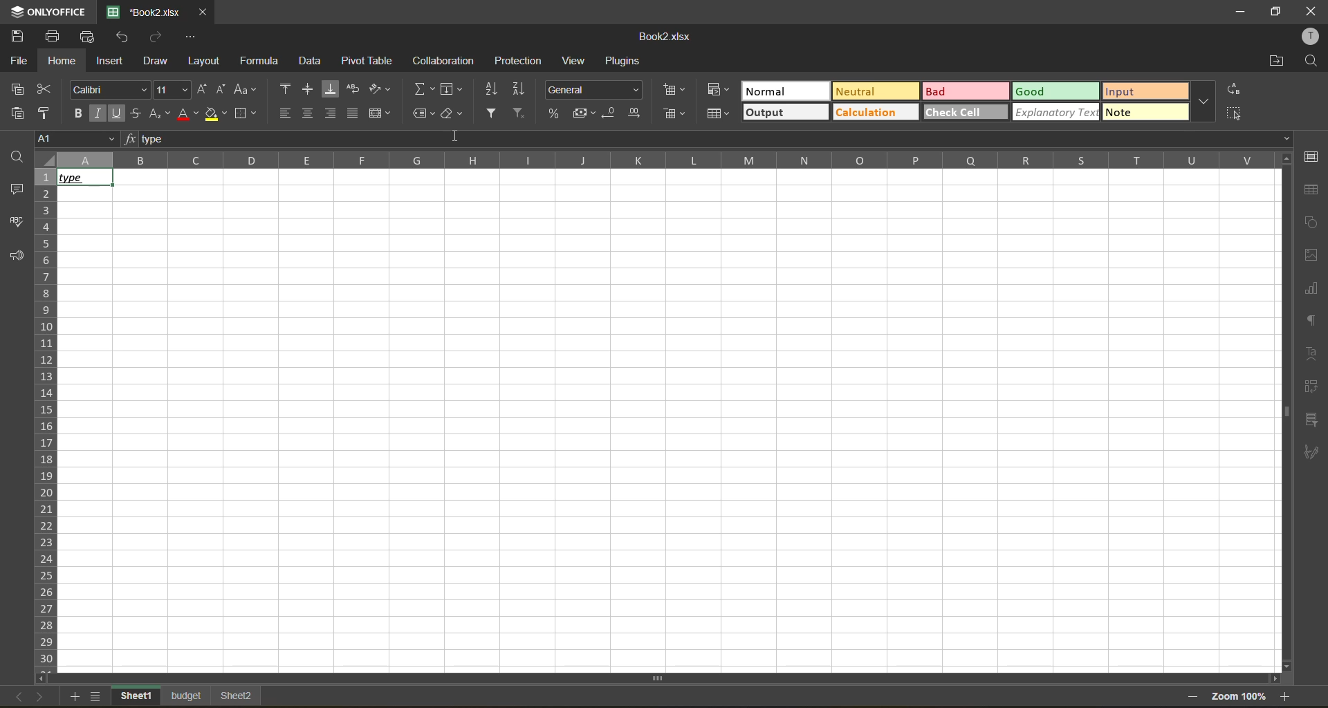 The image size is (1328, 708). I want to click on Book2.xlsx, so click(667, 35).